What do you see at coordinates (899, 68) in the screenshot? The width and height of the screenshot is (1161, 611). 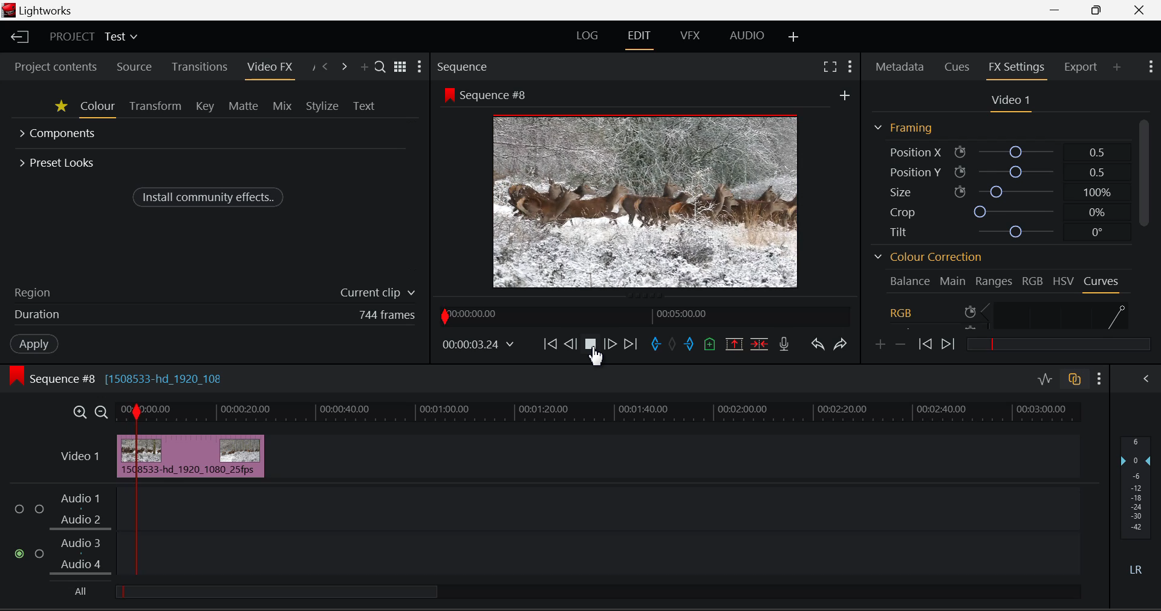 I see `Metadata Tab` at bounding box center [899, 68].